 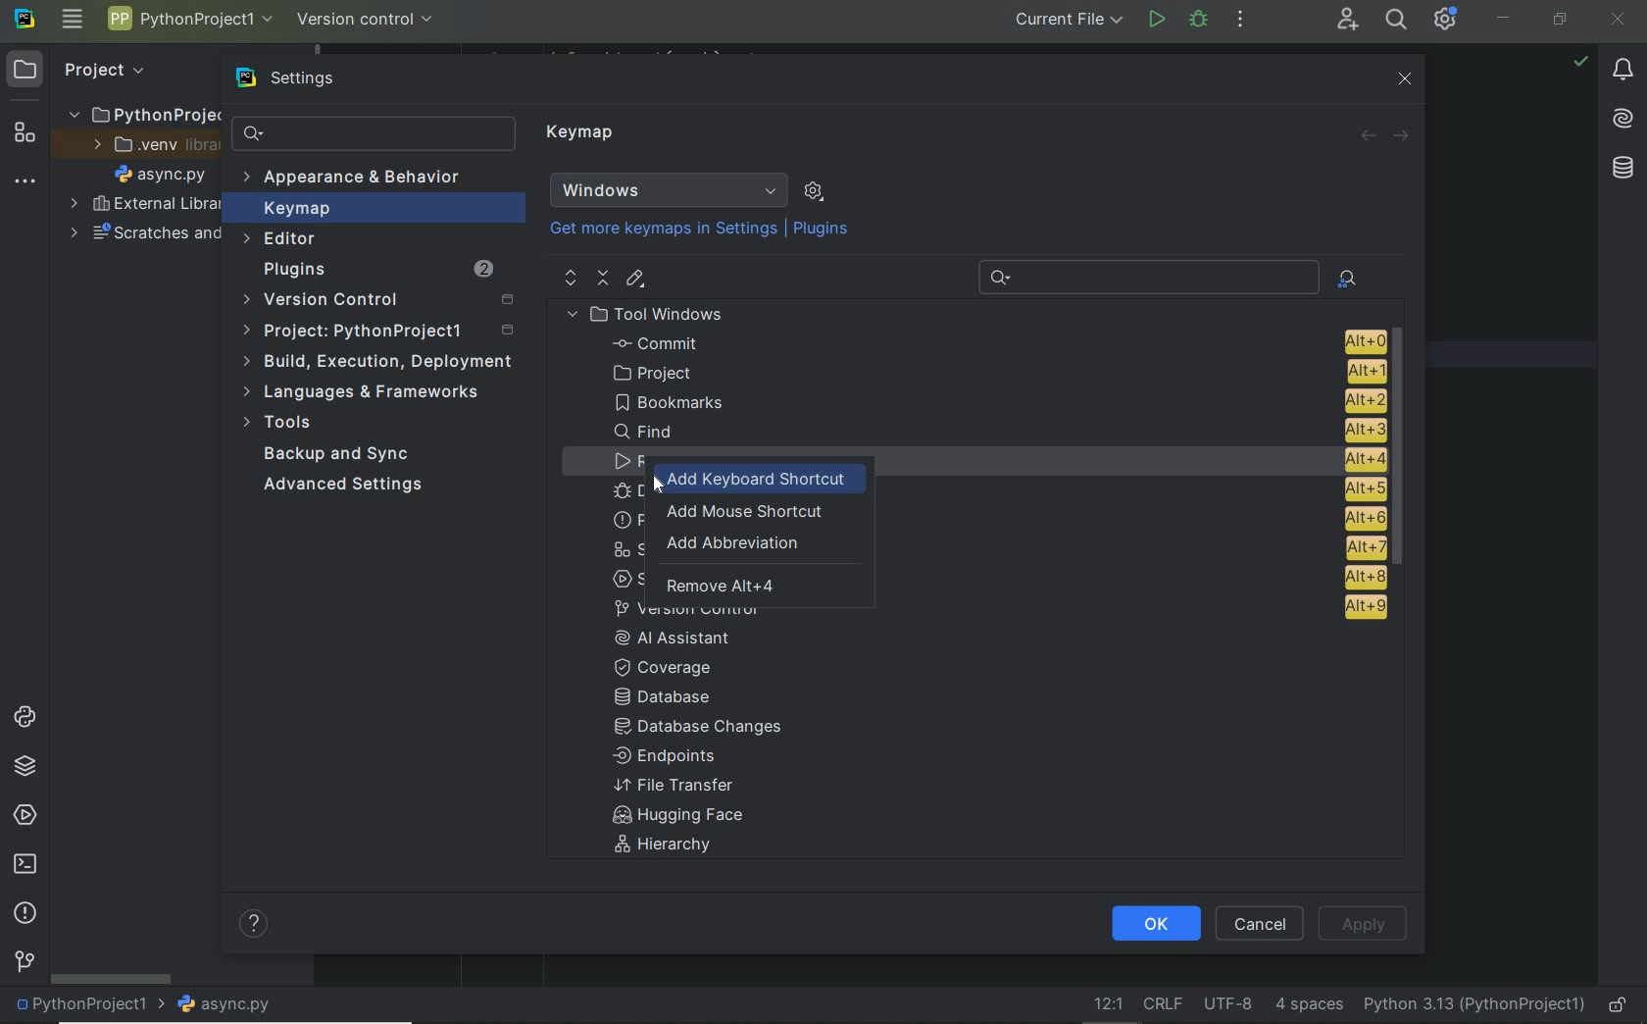 I want to click on alt + 8, so click(x=1358, y=577).